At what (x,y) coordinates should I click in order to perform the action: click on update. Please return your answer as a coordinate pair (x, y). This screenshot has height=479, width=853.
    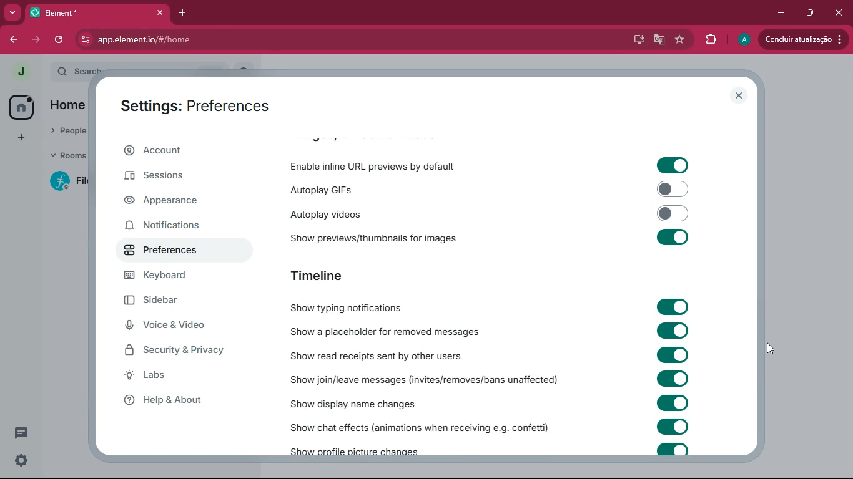
    Looking at the image, I should click on (804, 39).